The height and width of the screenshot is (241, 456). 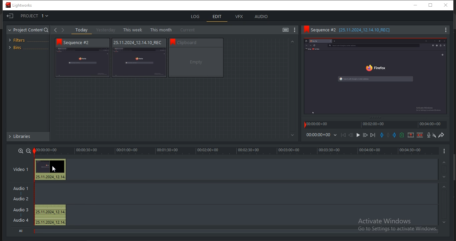 I want to click on Forward, so click(x=62, y=31).